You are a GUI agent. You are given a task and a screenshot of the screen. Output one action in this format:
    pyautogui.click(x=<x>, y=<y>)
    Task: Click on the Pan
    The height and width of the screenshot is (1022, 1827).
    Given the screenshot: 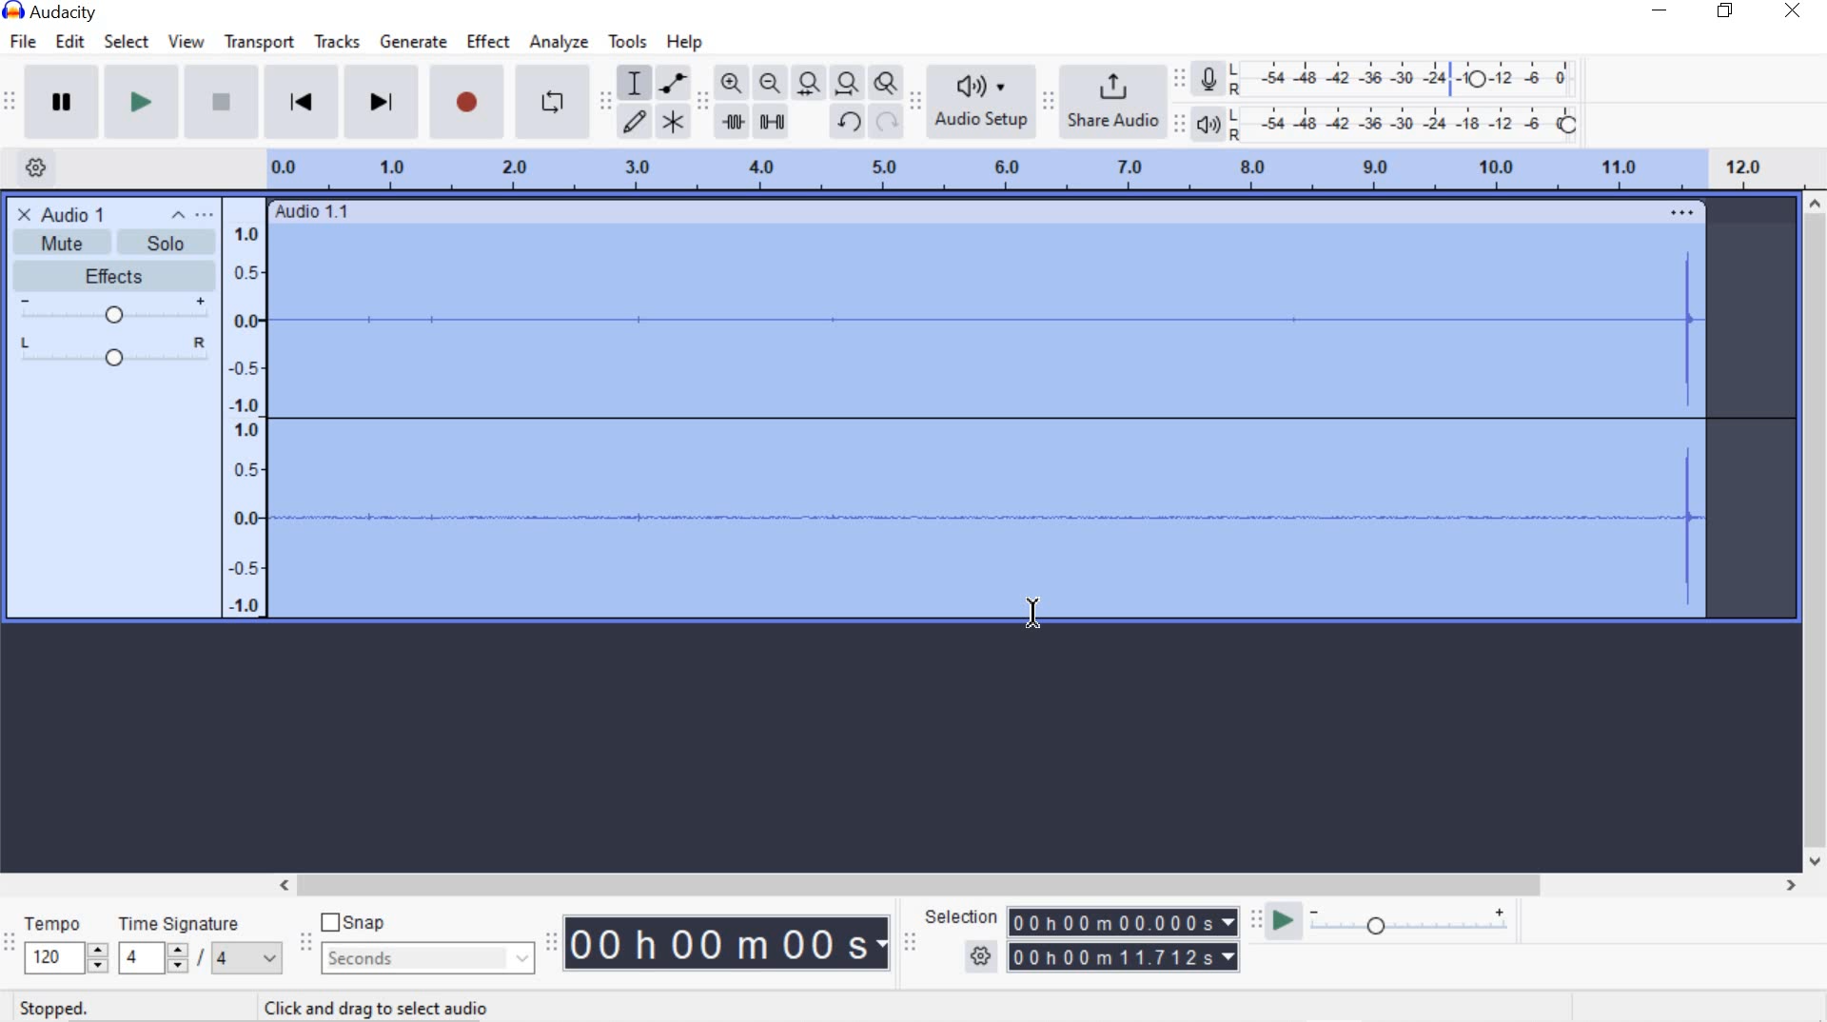 What is the action you would take?
    pyautogui.click(x=112, y=354)
    